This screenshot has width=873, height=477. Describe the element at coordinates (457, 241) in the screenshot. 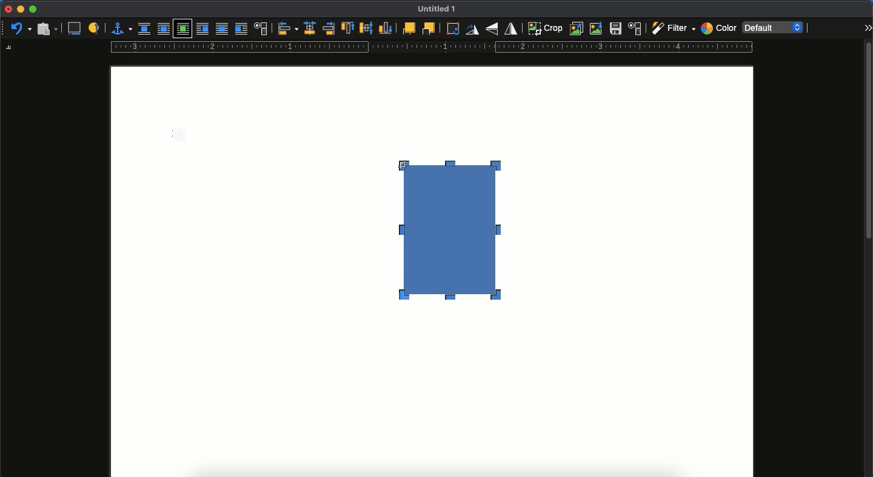

I see `image` at that location.